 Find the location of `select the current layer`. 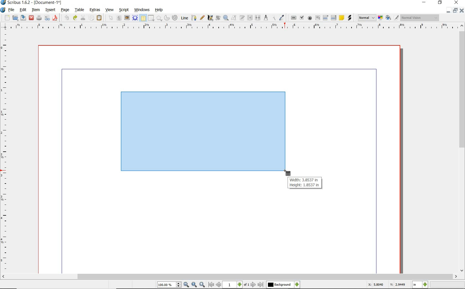

select the current layer is located at coordinates (283, 285).